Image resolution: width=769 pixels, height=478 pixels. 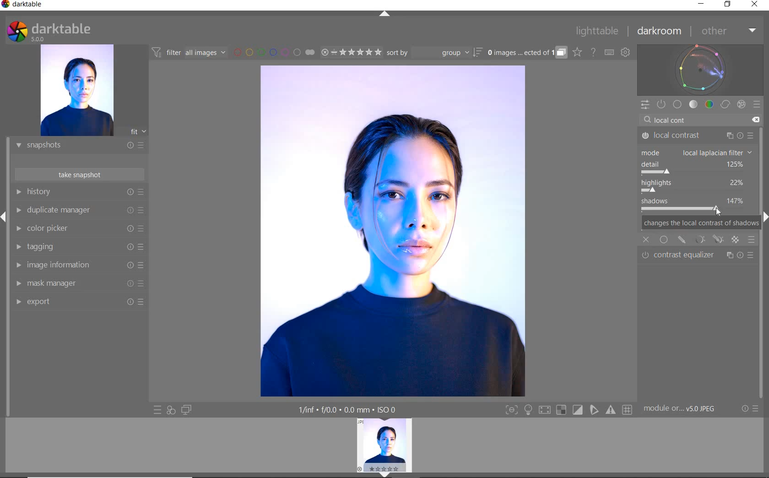 What do you see at coordinates (628, 410) in the screenshot?
I see `Button` at bounding box center [628, 410].